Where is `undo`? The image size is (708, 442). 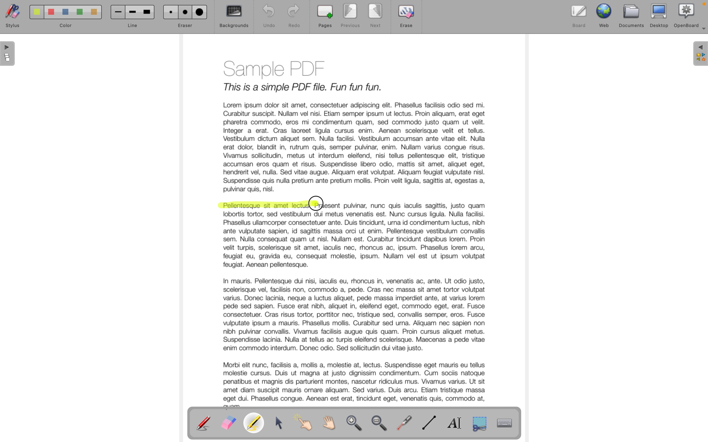 undo is located at coordinates (266, 16).